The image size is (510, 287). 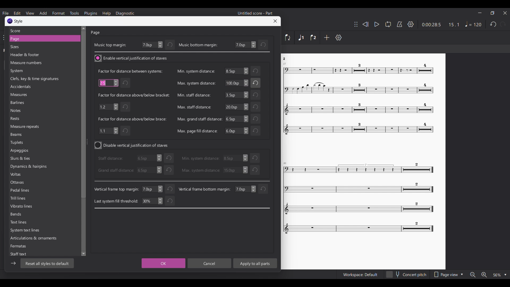 What do you see at coordinates (360, 275) in the screenshot?
I see `Workspace Default` at bounding box center [360, 275].